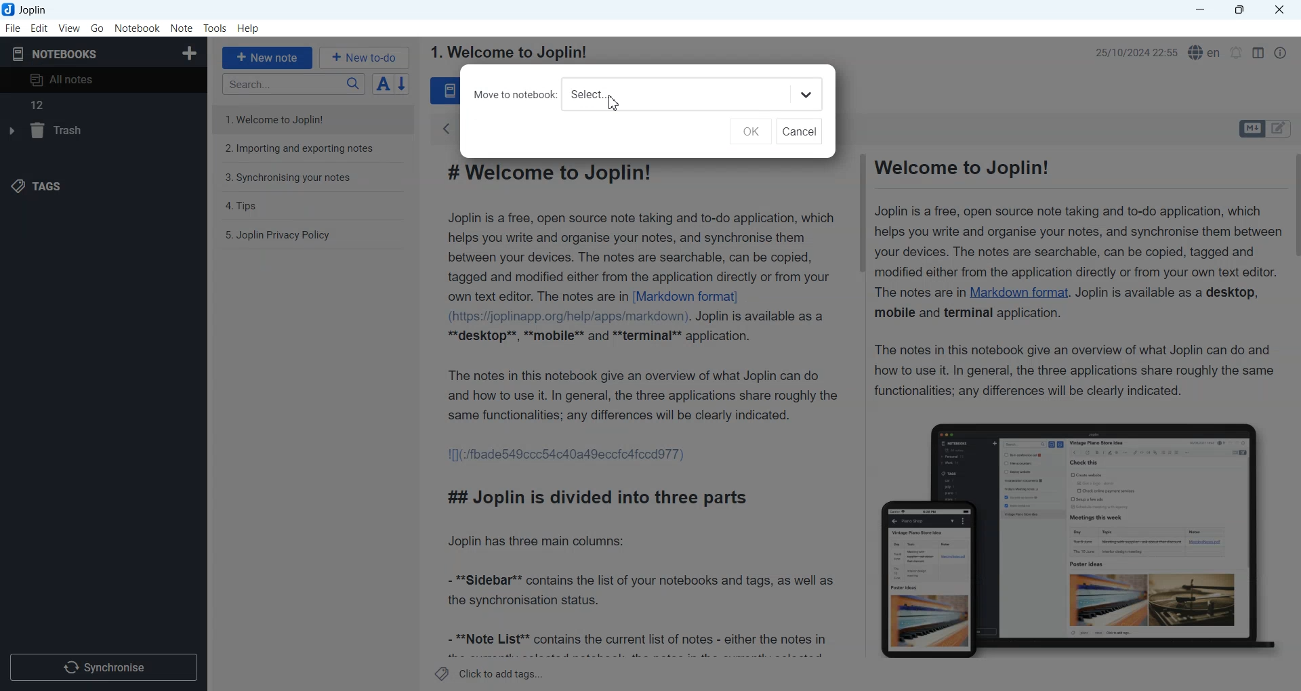 Image resolution: width=1301 pixels, height=691 pixels. Describe the element at coordinates (806, 95) in the screenshot. I see `Dropdown book for select file` at that location.